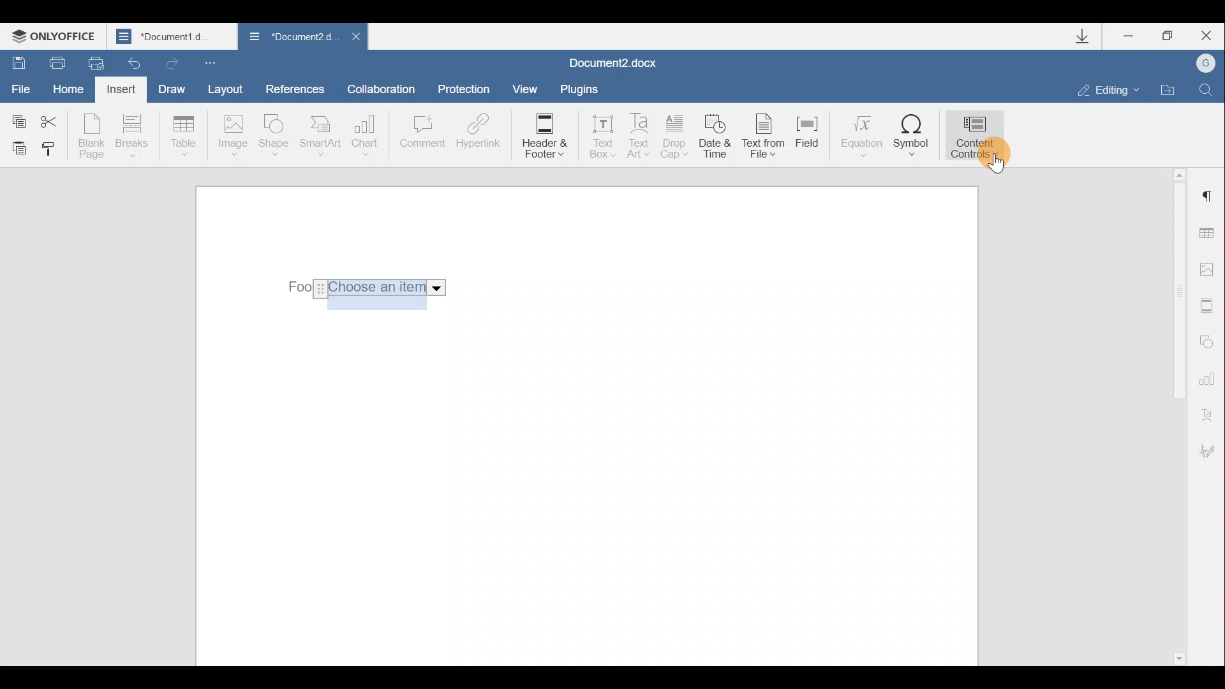 This screenshot has height=689, width=1225. Describe the element at coordinates (475, 133) in the screenshot. I see `Hyperlink` at that location.